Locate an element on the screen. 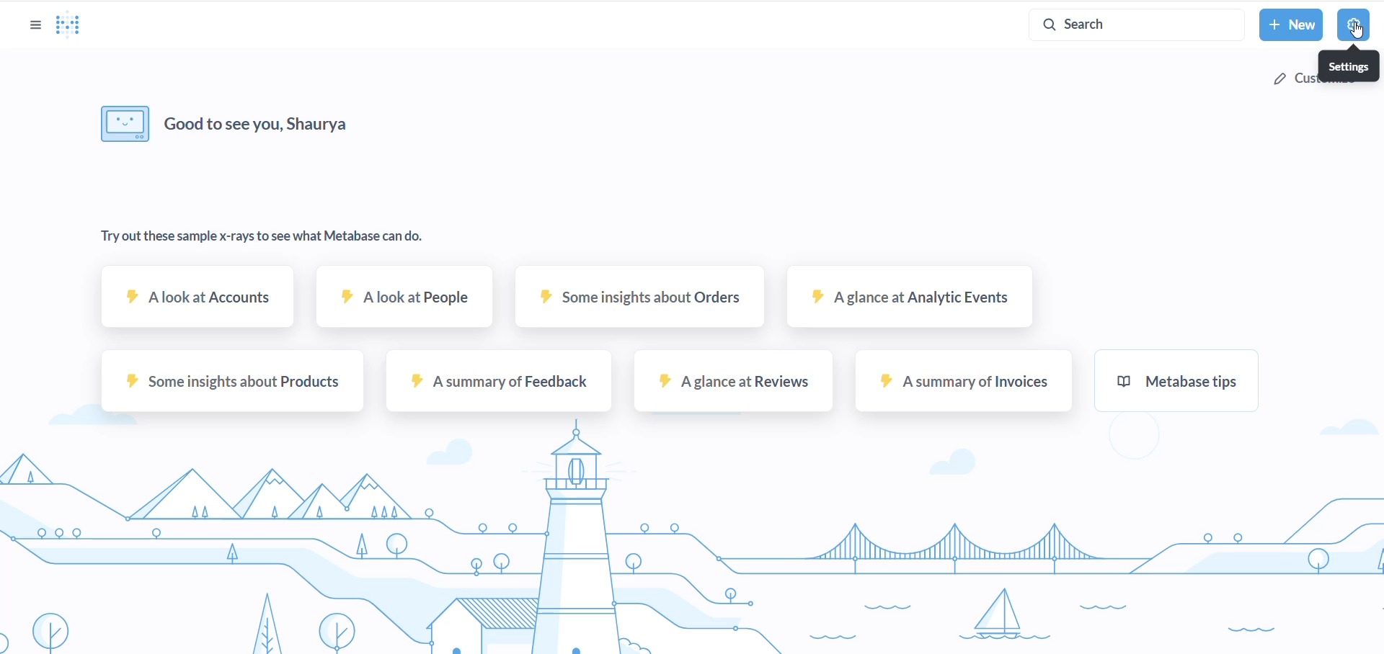 Image resolution: width=1384 pixels, height=654 pixels. A glance at analytic eventss is located at coordinates (906, 304).